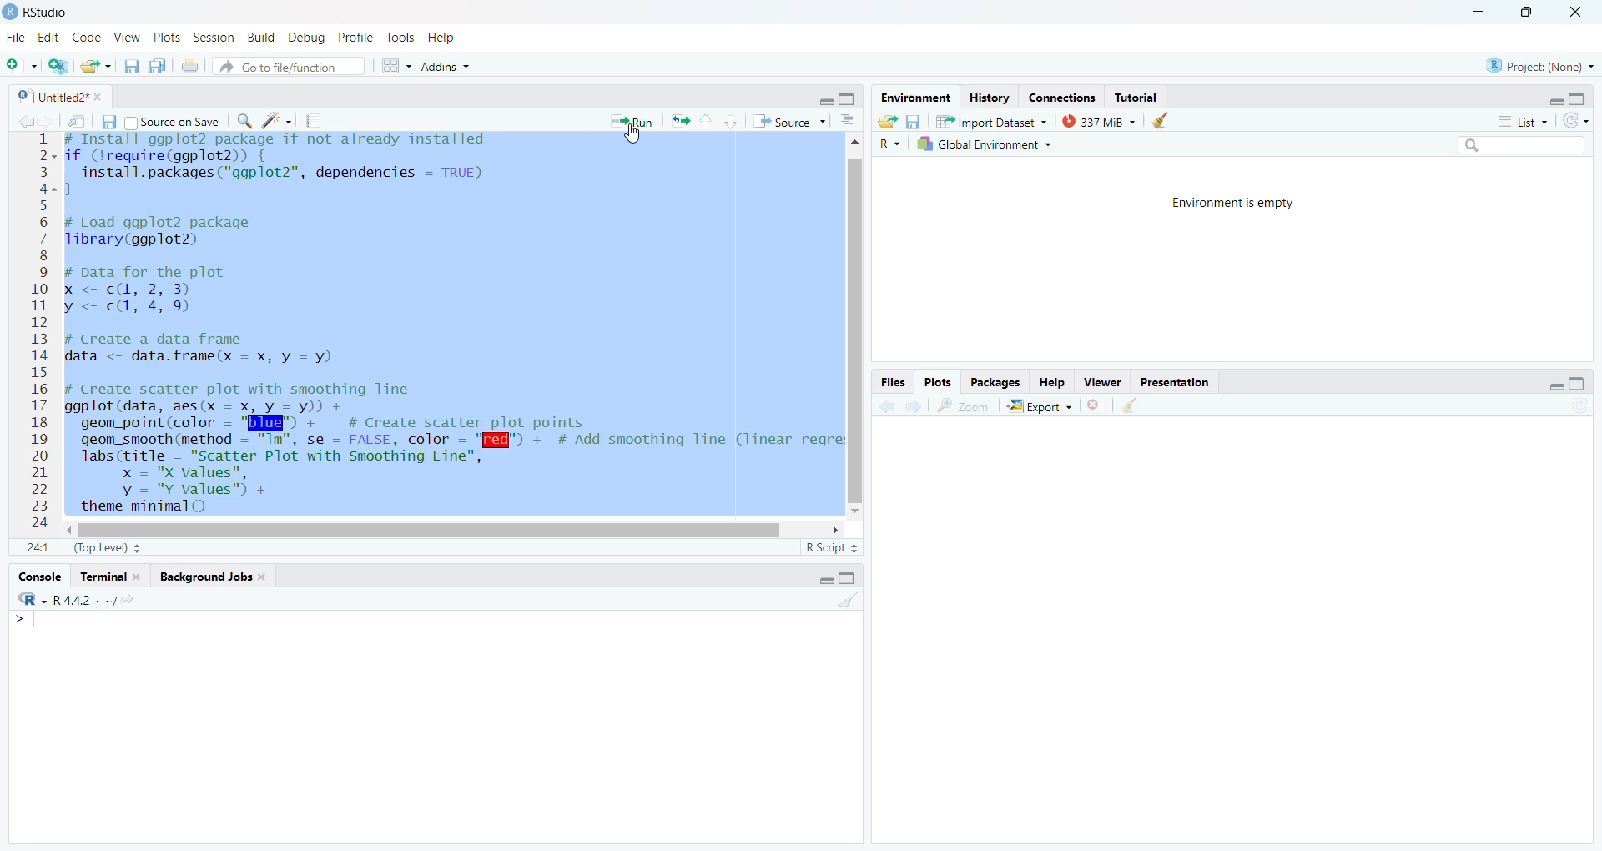  What do you see at coordinates (912, 98) in the screenshot?
I see `Environment` at bounding box center [912, 98].